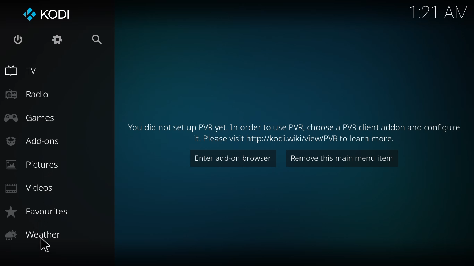  What do you see at coordinates (46, 14) in the screenshot?
I see `kodi` at bounding box center [46, 14].